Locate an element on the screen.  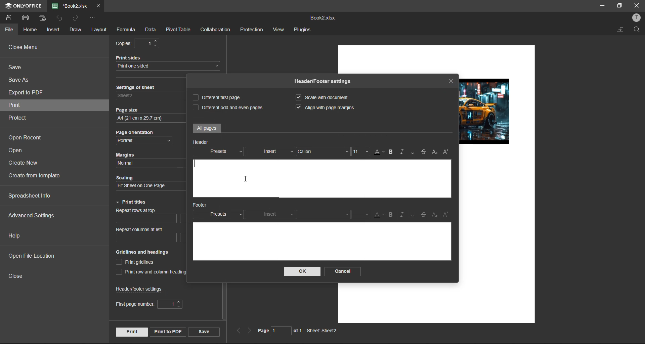
first page number is located at coordinates (149, 305).